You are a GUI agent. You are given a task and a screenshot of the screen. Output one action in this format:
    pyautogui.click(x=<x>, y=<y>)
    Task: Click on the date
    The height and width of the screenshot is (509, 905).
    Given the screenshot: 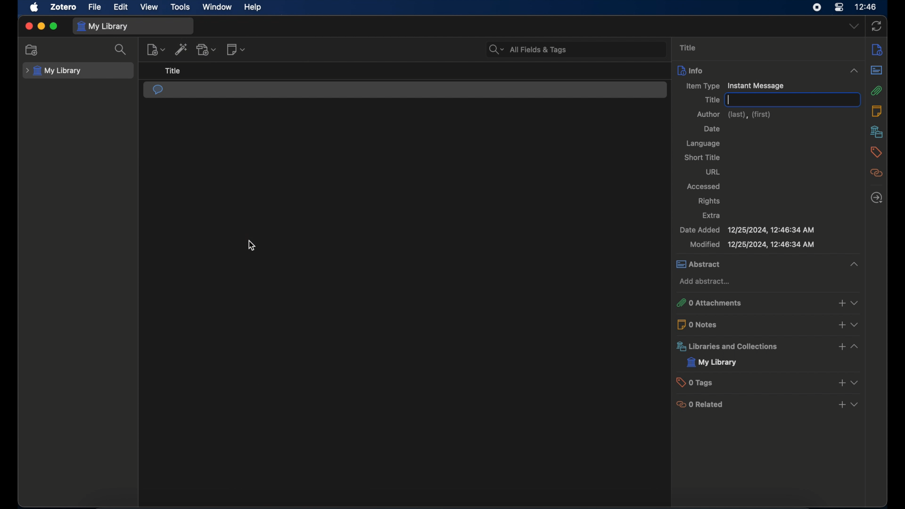 What is the action you would take?
    pyautogui.click(x=712, y=129)
    